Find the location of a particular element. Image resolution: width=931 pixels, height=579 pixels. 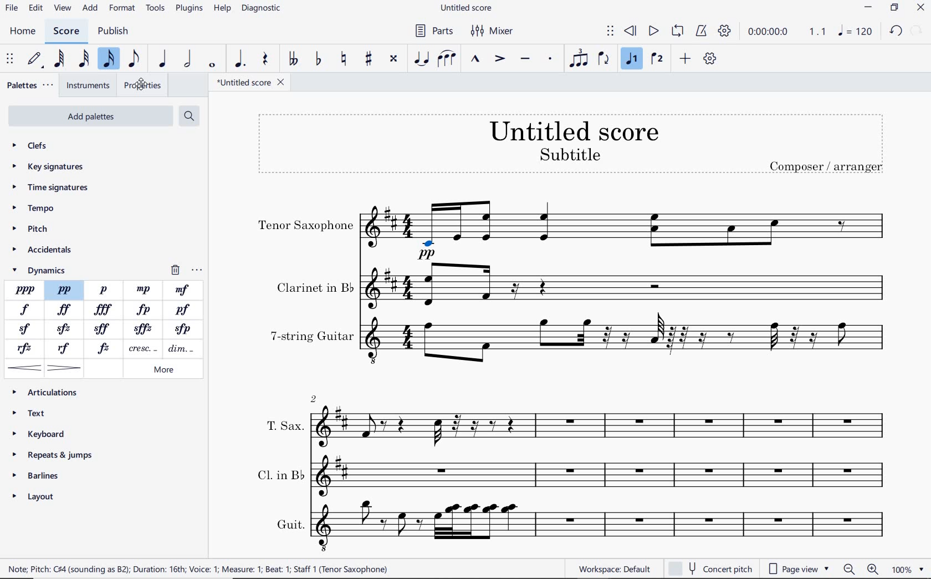

MP (MEZZO-PIANO) is located at coordinates (145, 289).